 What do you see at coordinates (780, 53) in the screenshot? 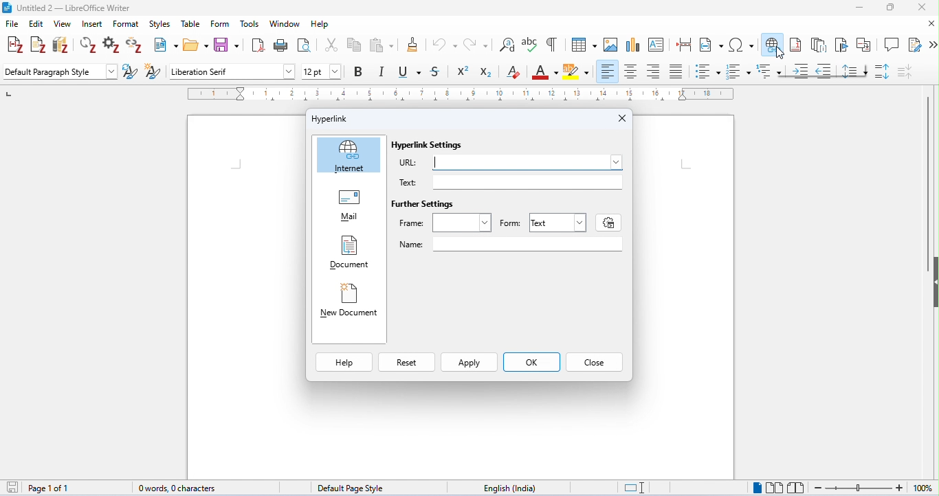
I see `cursor` at bounding box center [780, 53].